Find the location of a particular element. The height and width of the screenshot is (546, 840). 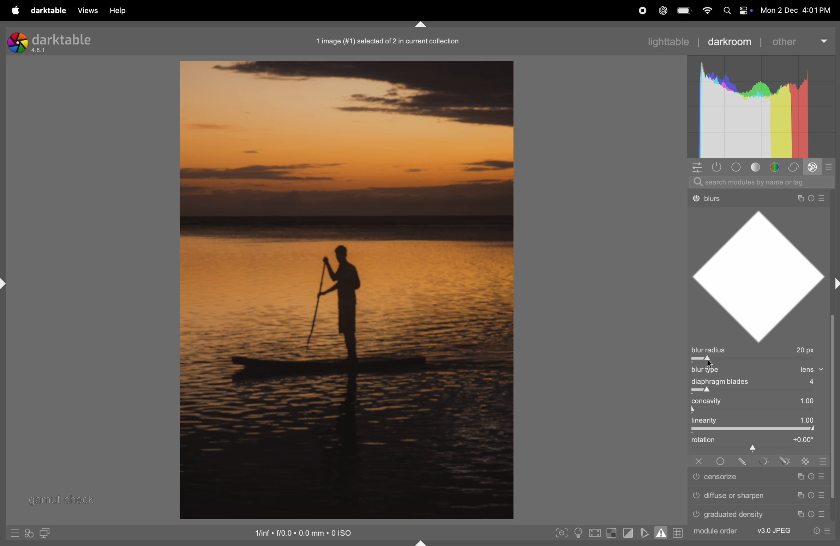

tone is located at coordinates (759, 167).